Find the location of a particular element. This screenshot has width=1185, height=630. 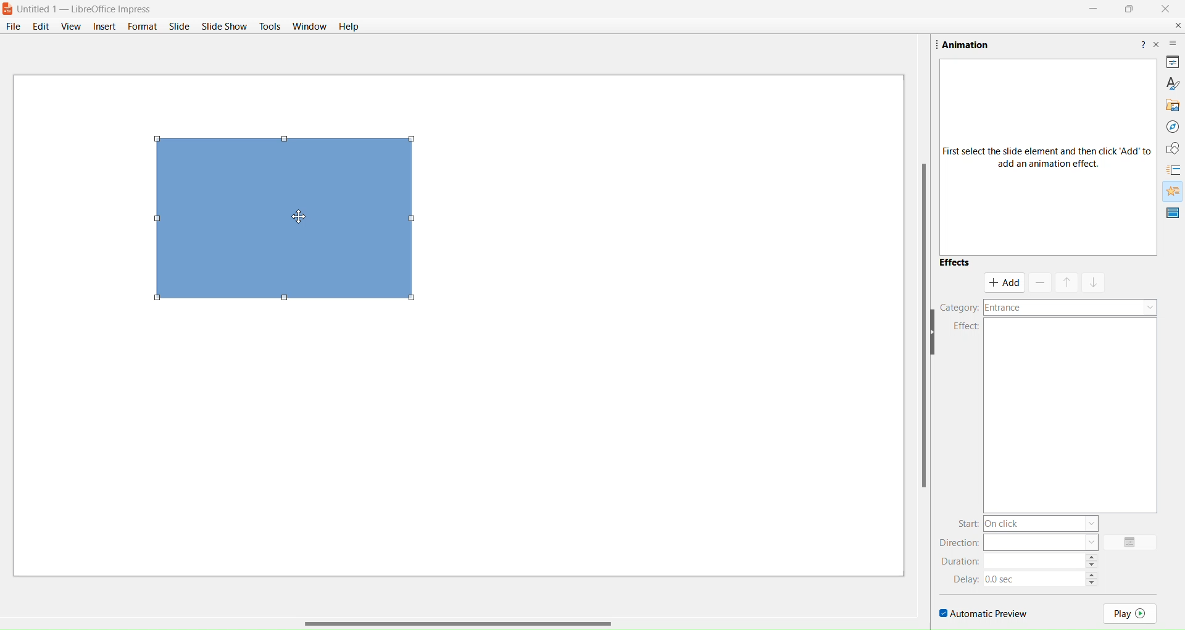

automatic preview is located at coordinates (983, 611).